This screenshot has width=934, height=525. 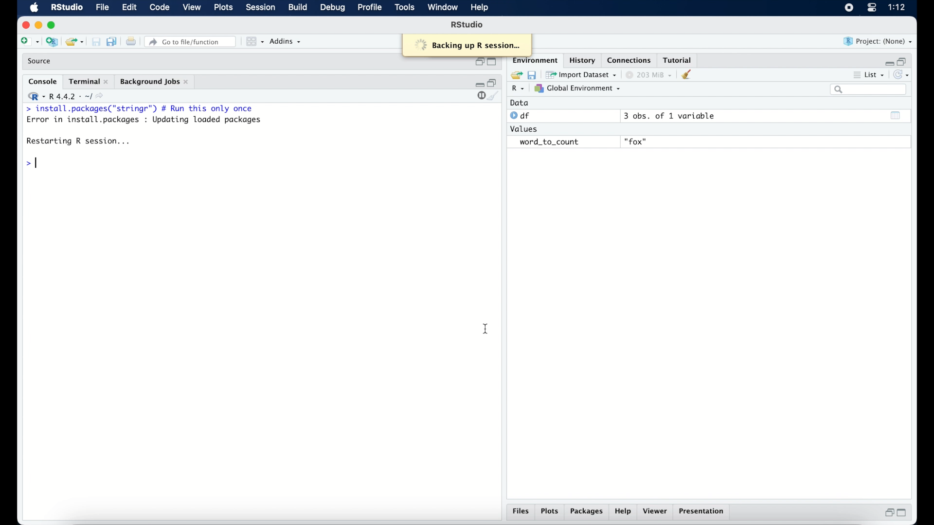 I want to click on minimize, so click(x=38, y=25).